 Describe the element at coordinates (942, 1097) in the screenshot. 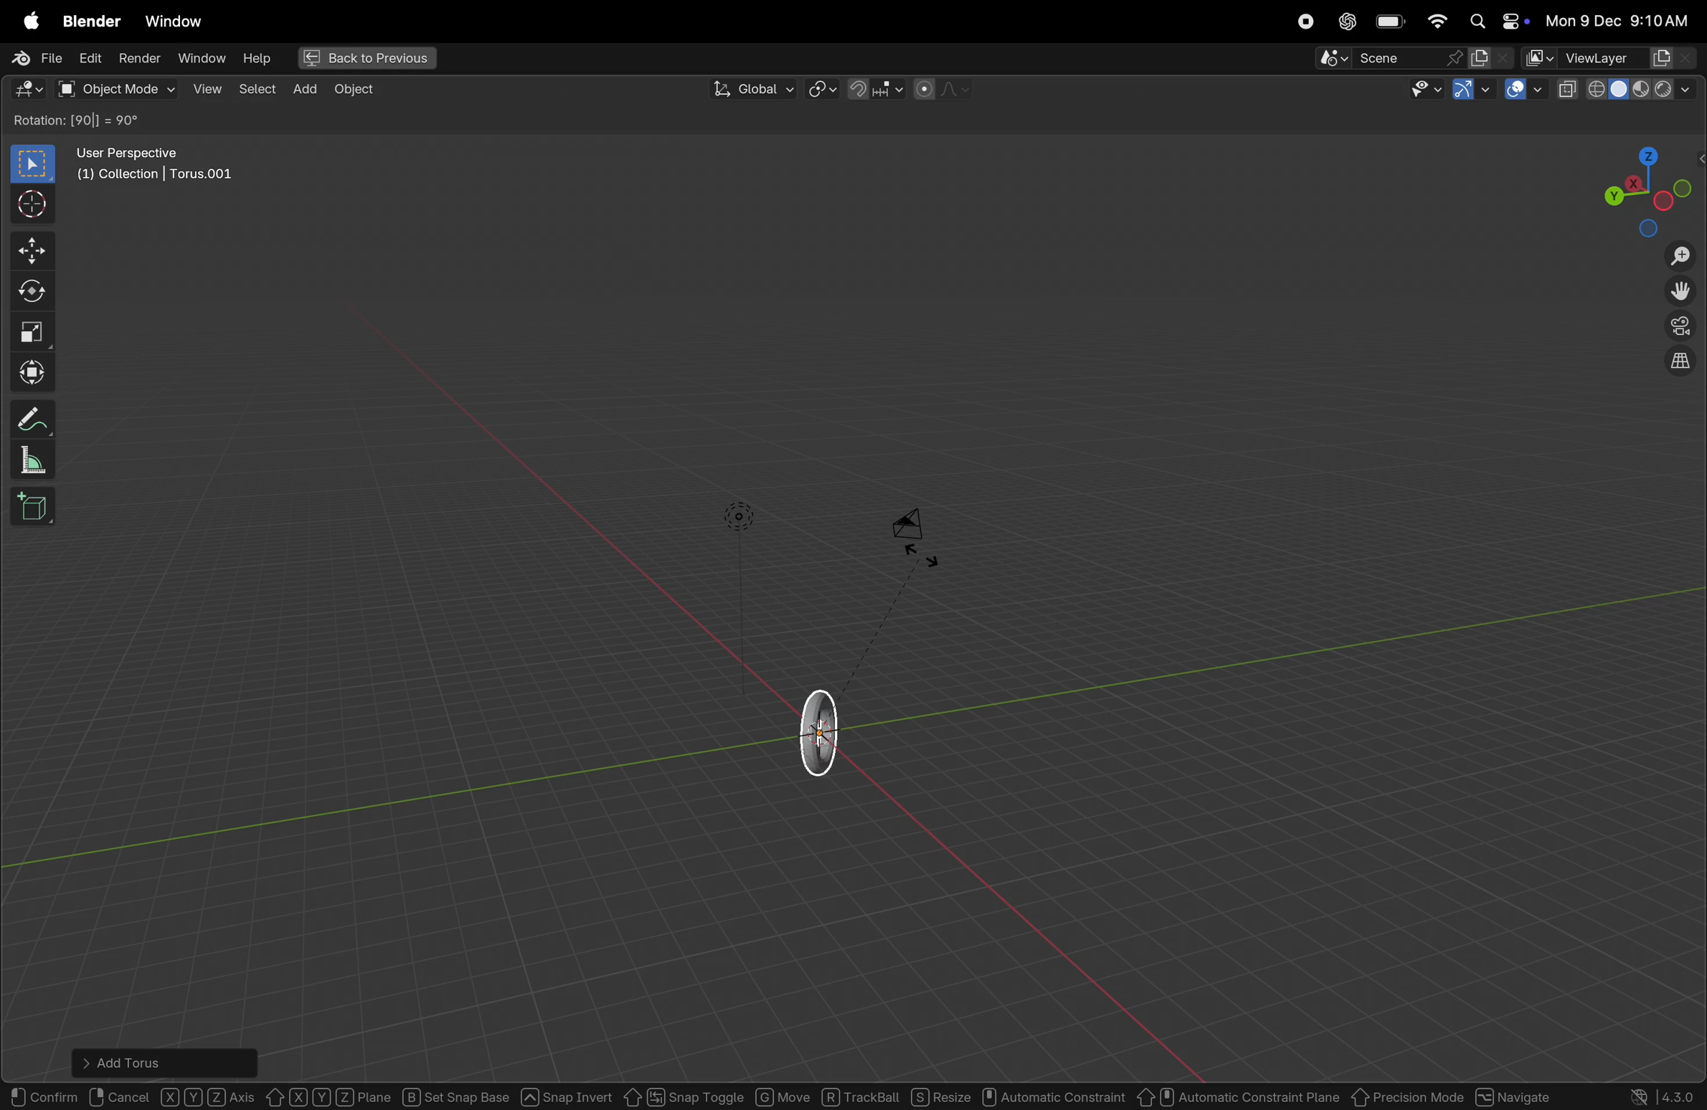

I see `resize` at that location.